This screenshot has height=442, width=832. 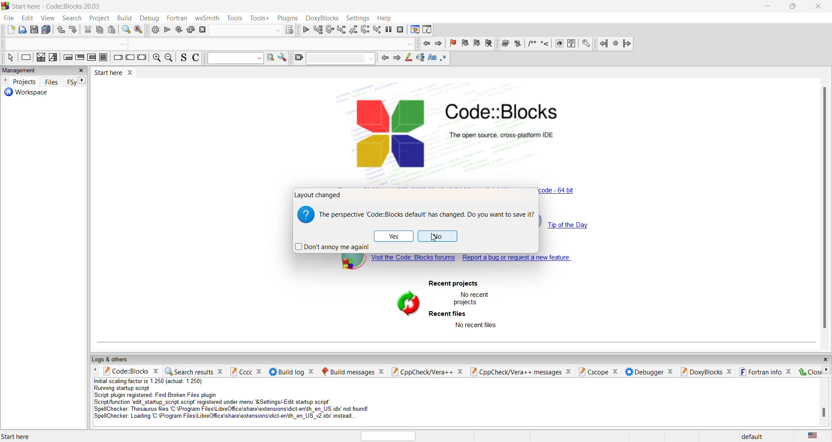 I want to click on cpp check messages pane, so click(x=523, y=372).